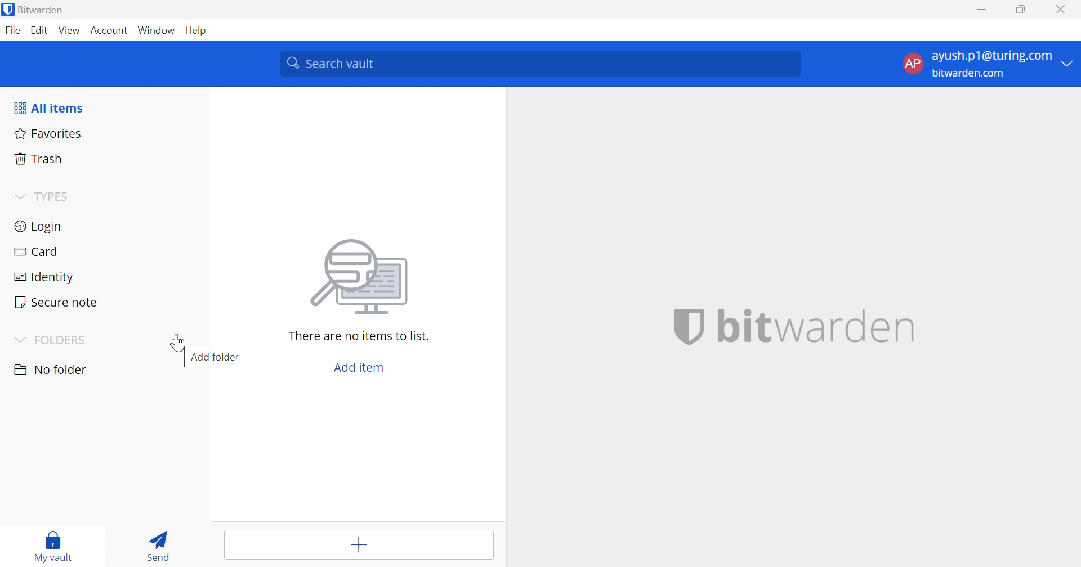  Describe the element at coordinates (357, 278) in the screenshot. I see `image` at that location.